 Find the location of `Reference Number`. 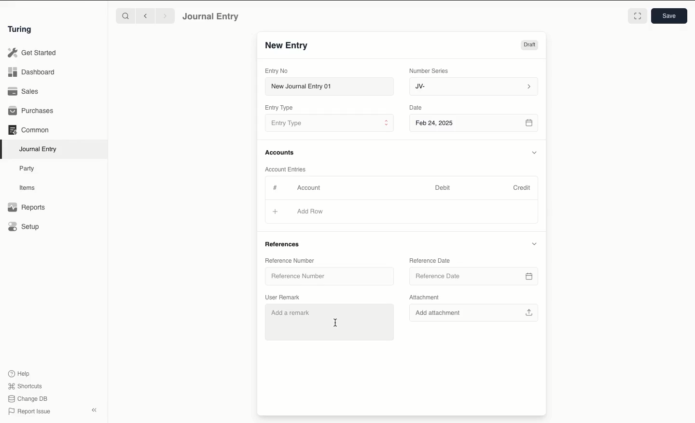

Reference Number is located at coordinates (289, 260).